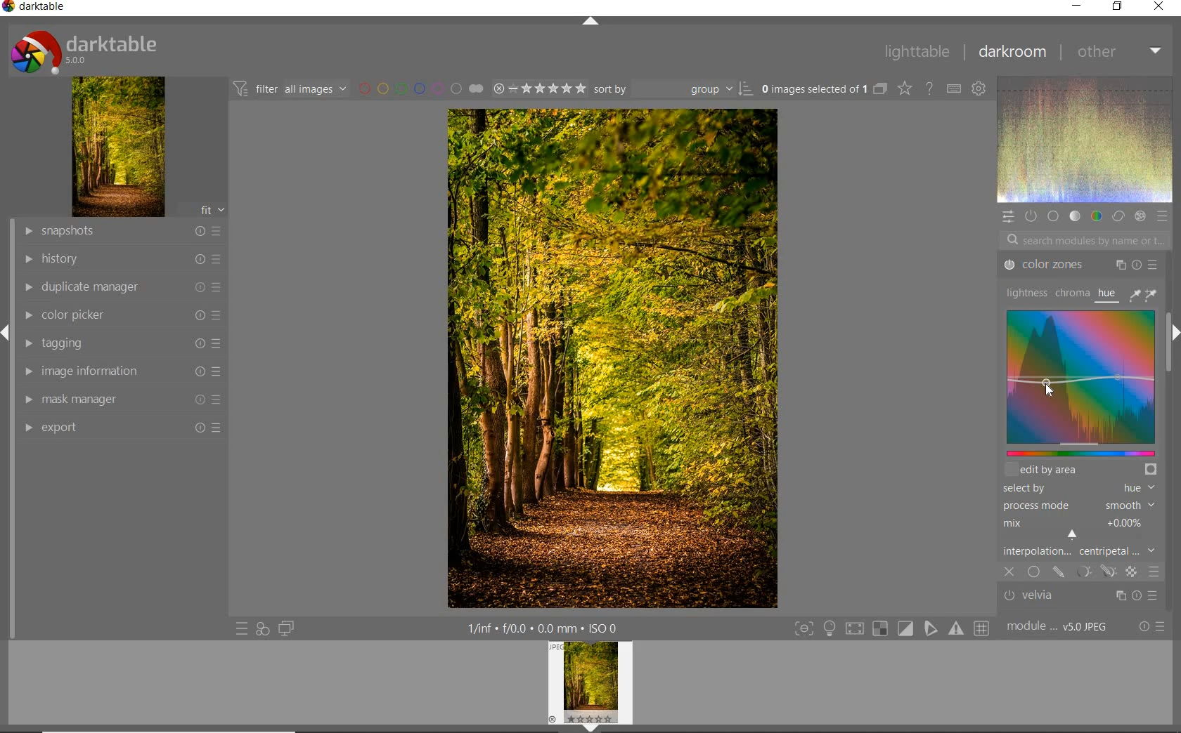  I want to click on COLLAPSE GROUPED IMAGES, so click(881, 88).